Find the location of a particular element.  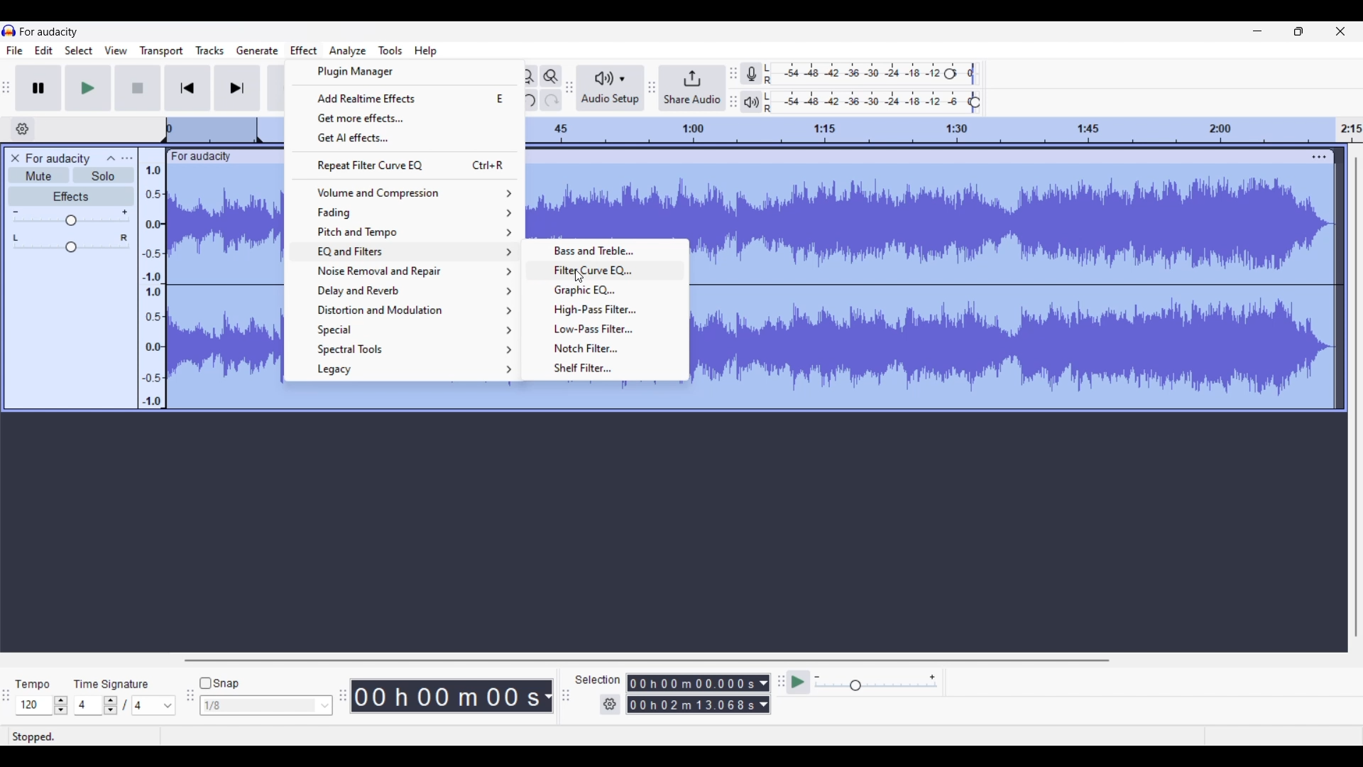

Noise removal and repair option is located at coordinates (407, 271).